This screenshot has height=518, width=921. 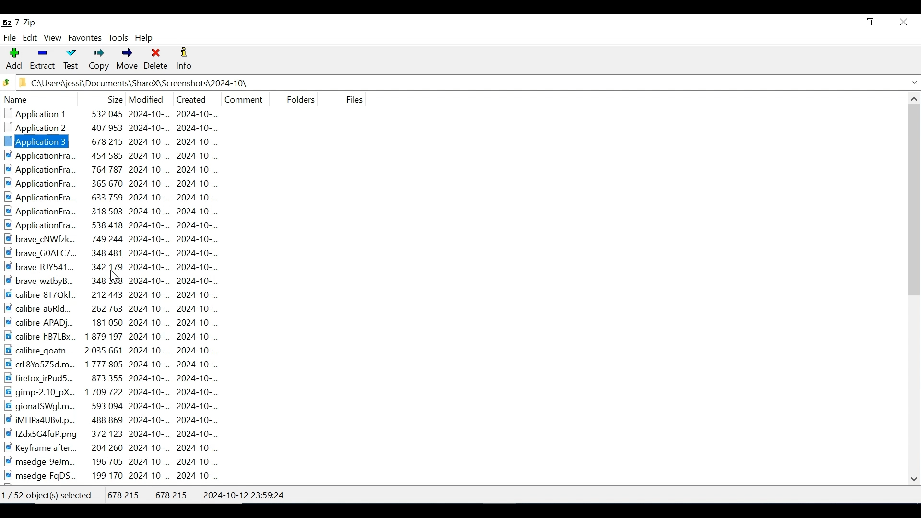 I want to click on msedge_FgDS... 199 170 2024-10-... 2024-10-..., so click(x=113, y=476).